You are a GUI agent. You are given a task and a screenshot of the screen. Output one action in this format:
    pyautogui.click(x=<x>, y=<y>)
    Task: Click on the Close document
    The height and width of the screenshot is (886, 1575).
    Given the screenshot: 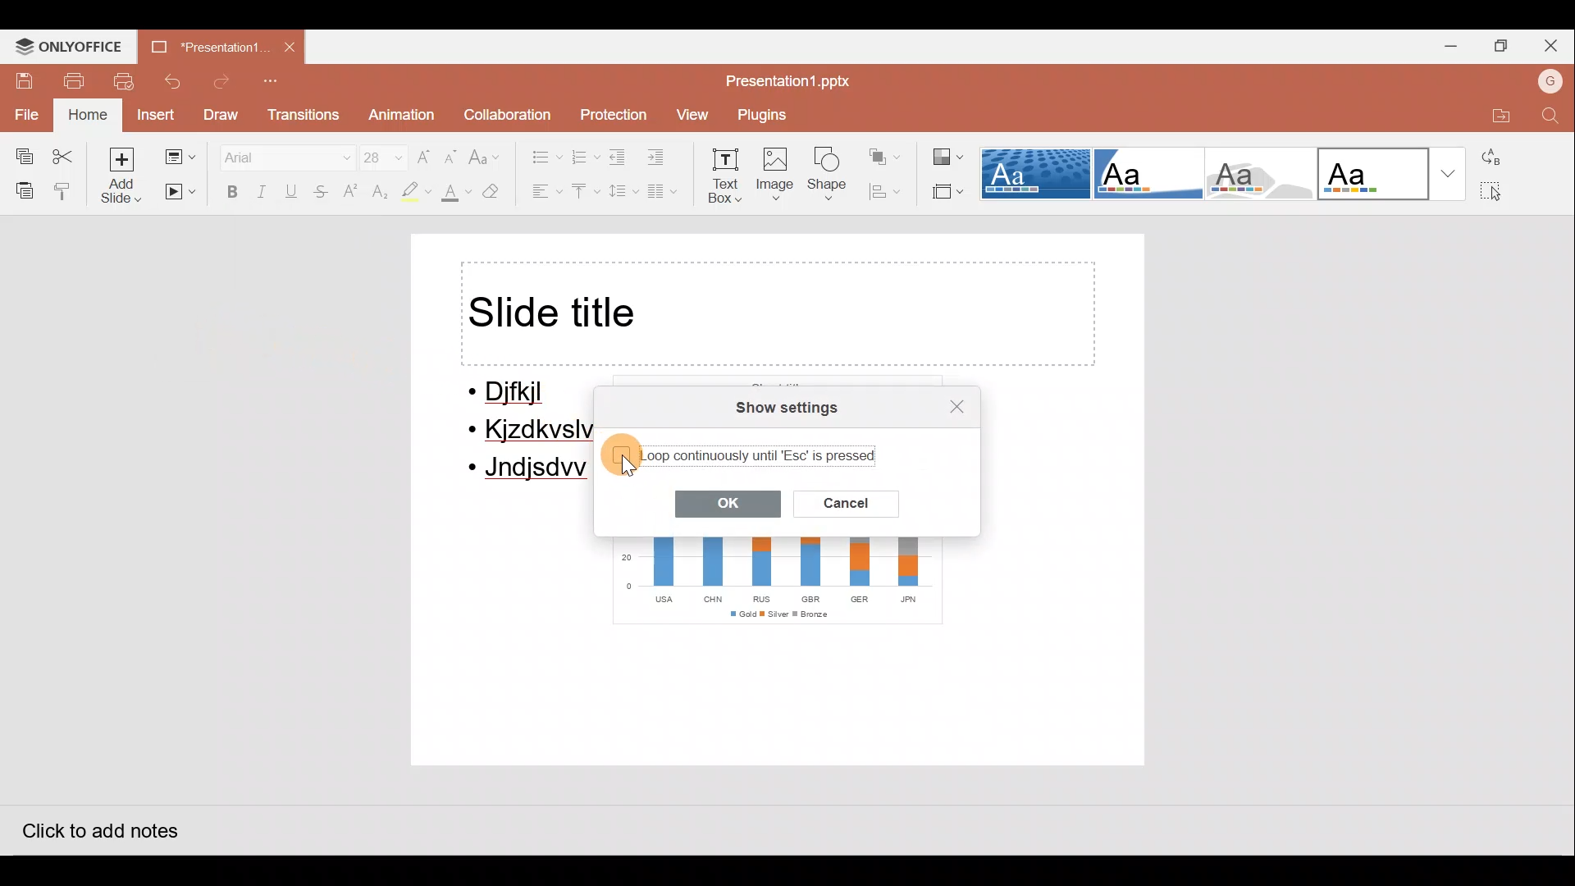 What is the action you would take?
    pyautogui.click(x=285, y=46)
    